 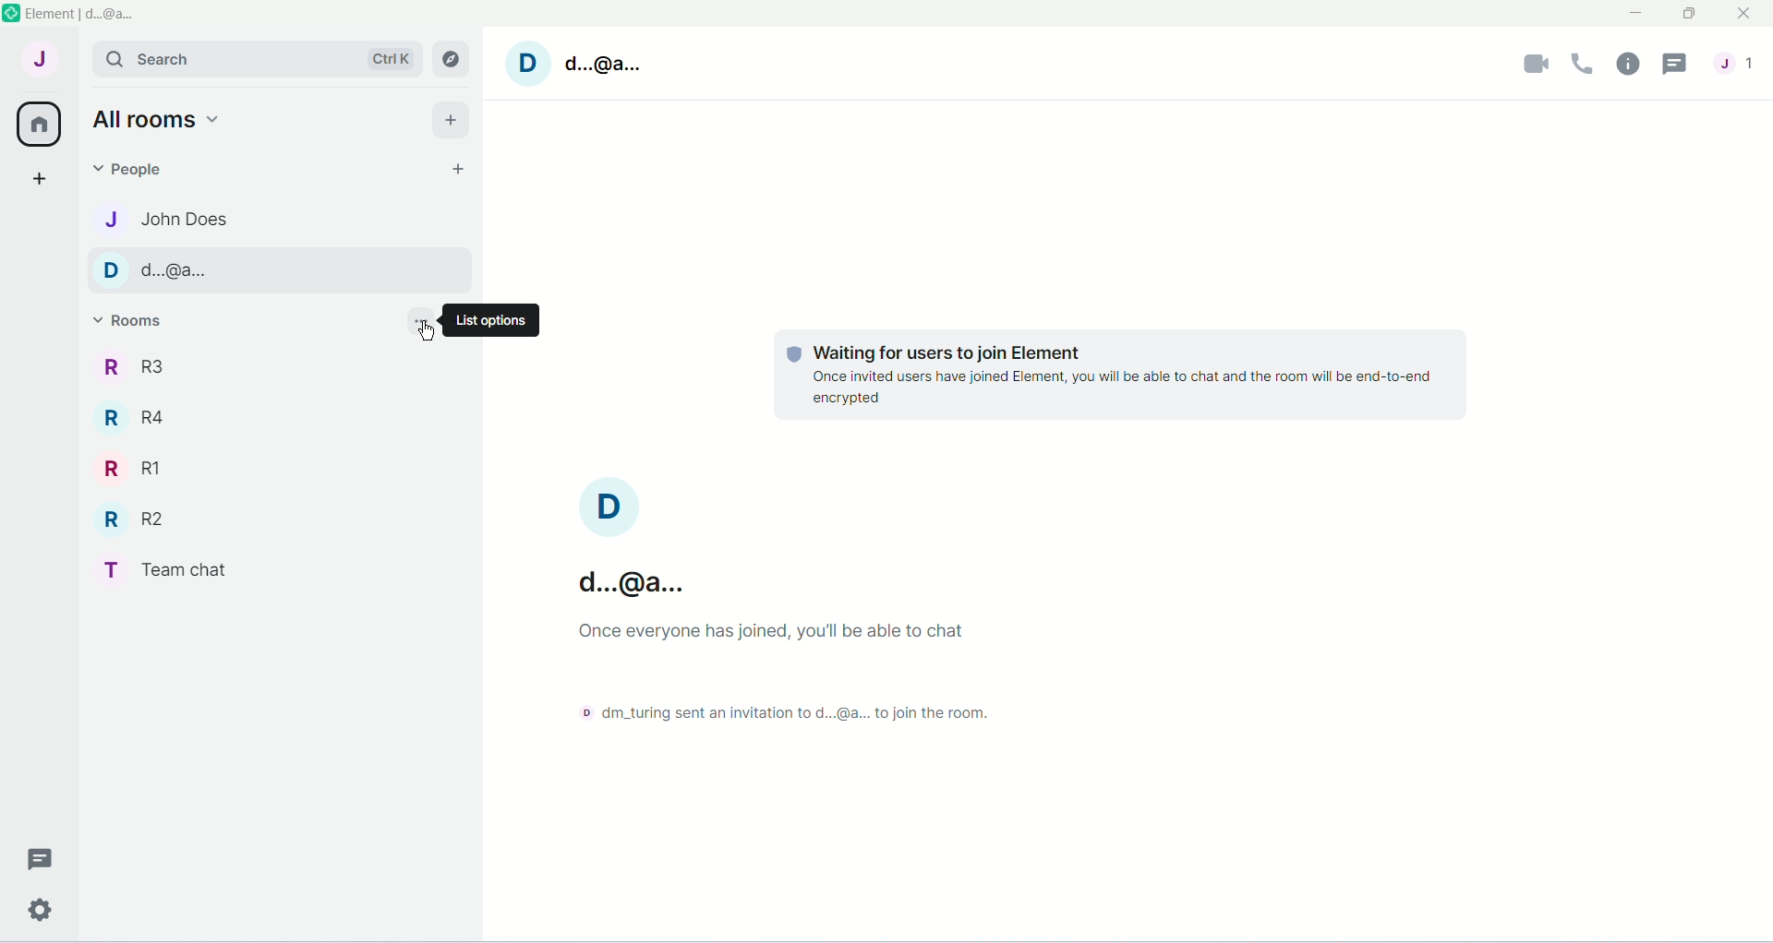 I want to click on Quick Settings, so click(x=42, y=906).